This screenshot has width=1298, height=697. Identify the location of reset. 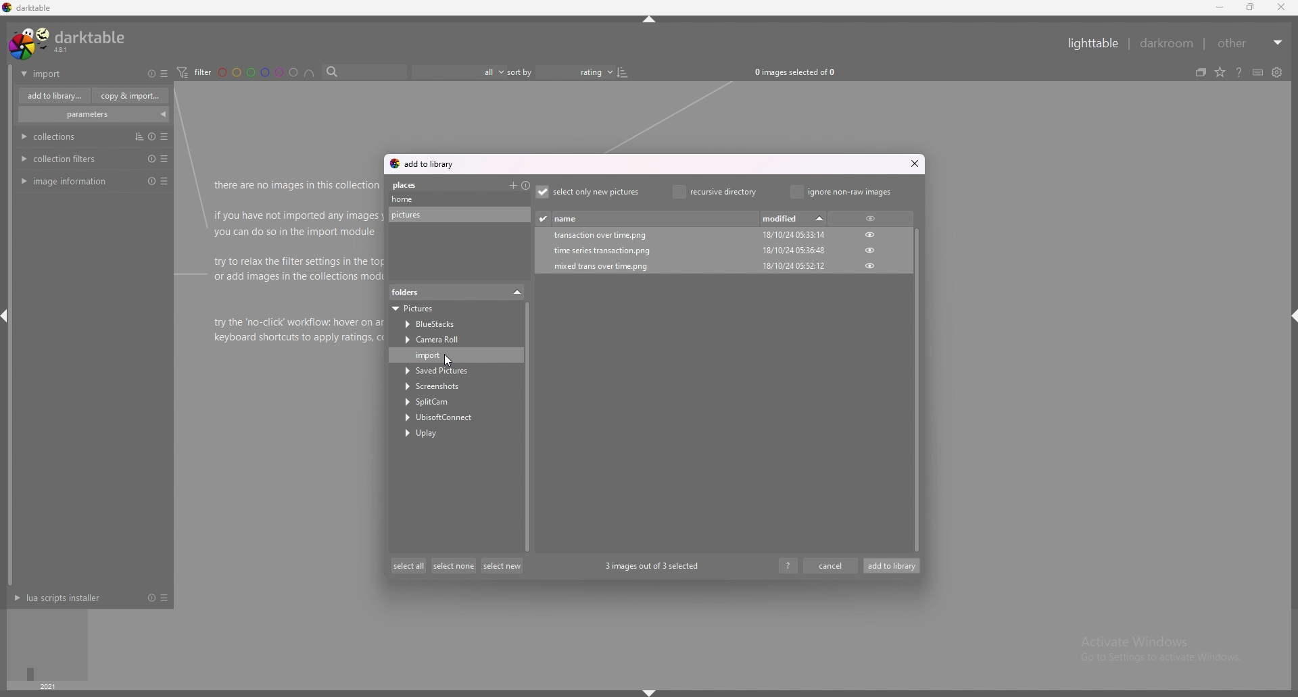
(152, 74).